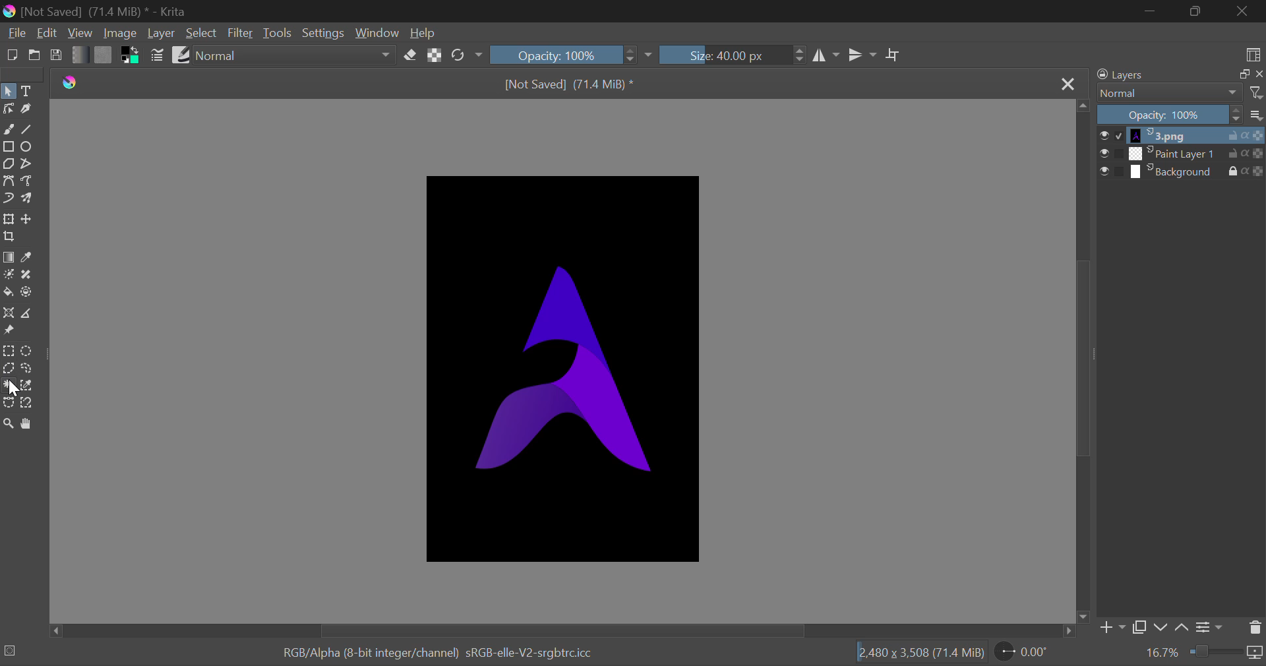  I want to click on Tools, so click(280, 33).